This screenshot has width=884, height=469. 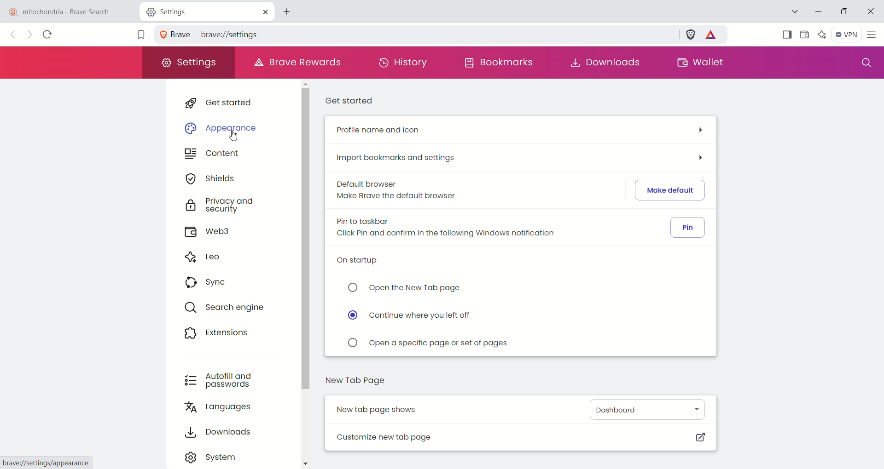 I want to click on close, so click(x=264, y=11).